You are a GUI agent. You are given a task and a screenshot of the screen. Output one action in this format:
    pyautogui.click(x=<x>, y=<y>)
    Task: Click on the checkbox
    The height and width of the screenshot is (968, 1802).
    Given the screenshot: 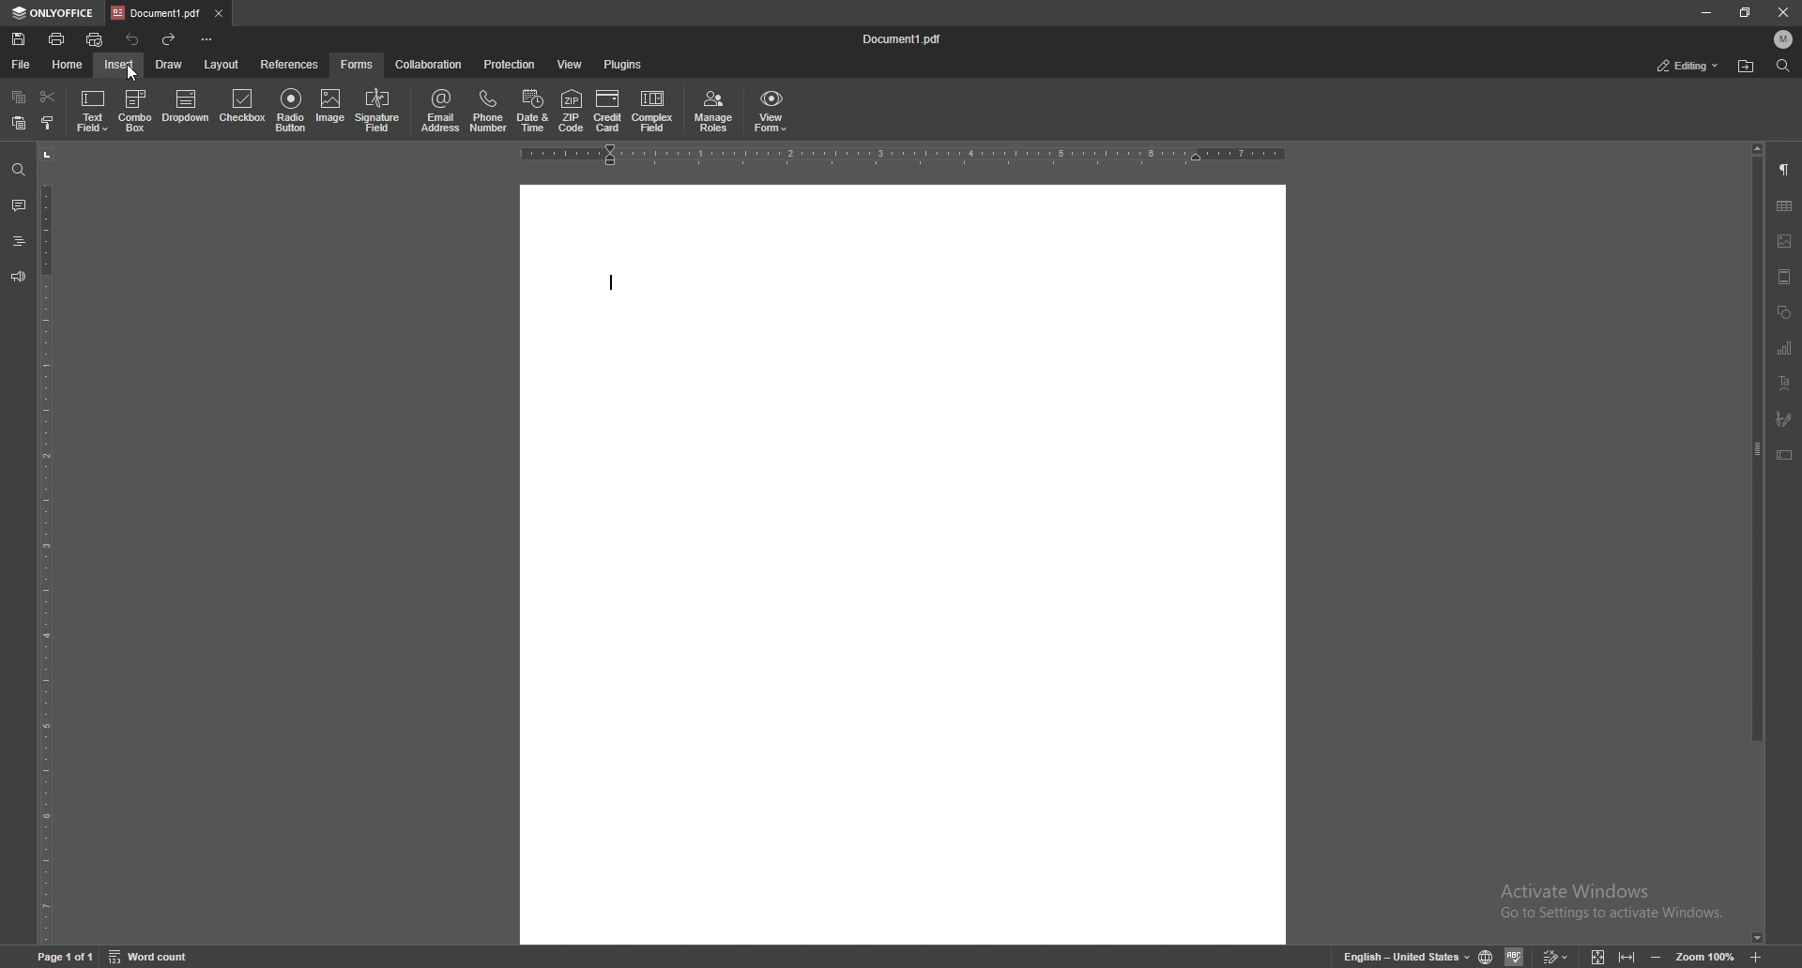 What is the action you would take?
    pyautogui.click(x=242, y=108)
    